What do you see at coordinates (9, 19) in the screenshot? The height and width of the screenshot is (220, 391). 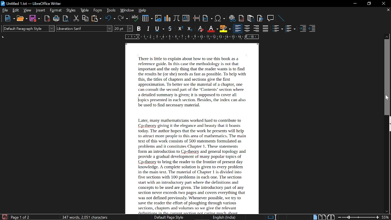 I see `new` at bounding box center [9, 19].